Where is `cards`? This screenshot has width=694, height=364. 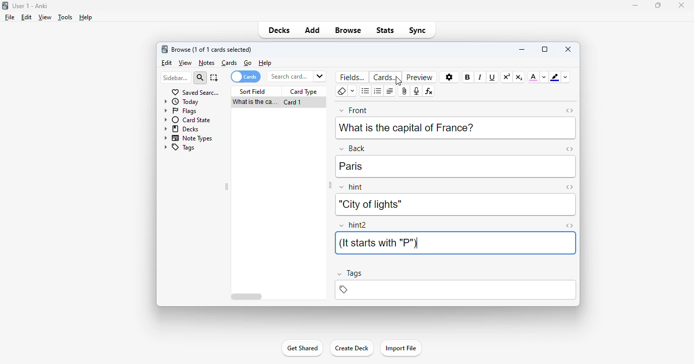
cards is located at coordinates (230, 63).